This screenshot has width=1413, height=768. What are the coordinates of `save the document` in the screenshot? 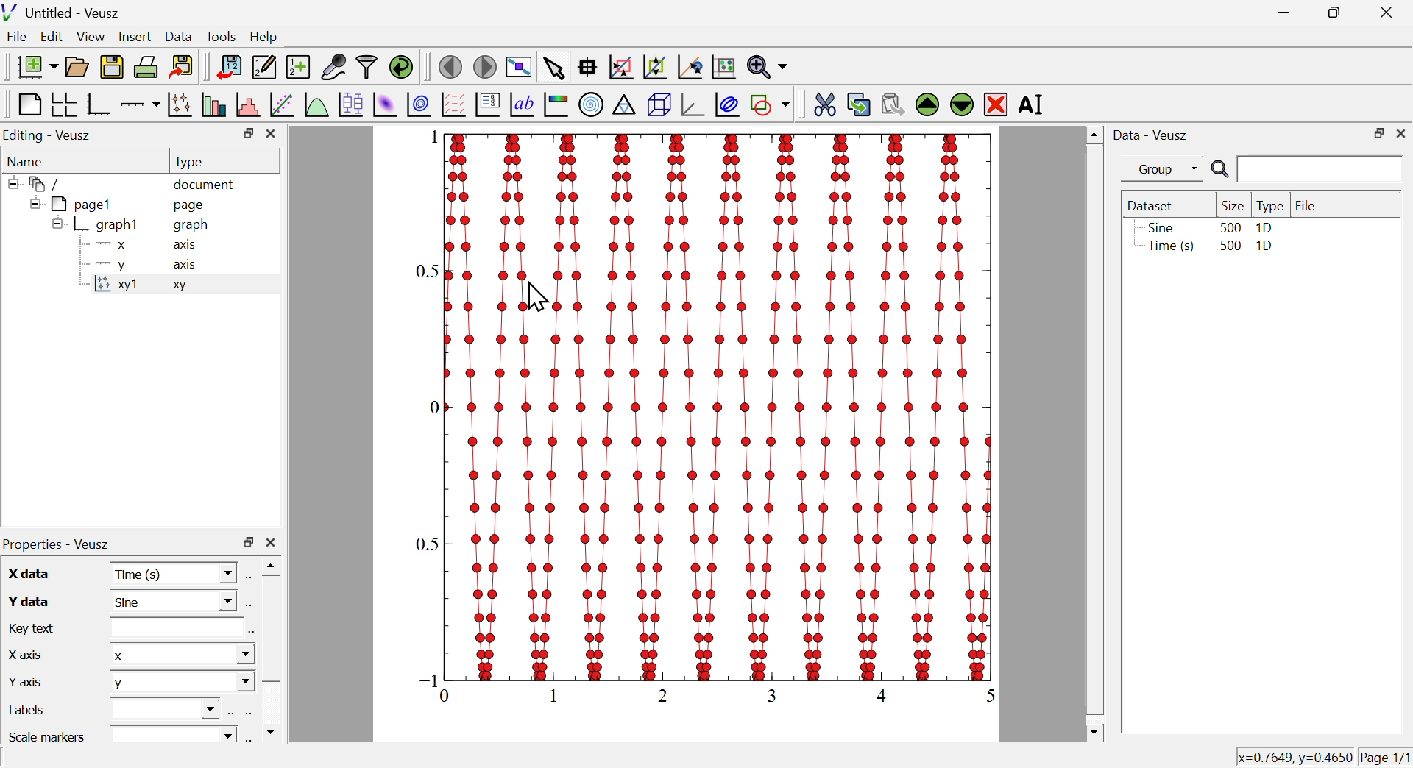 It's located at (112, 68).